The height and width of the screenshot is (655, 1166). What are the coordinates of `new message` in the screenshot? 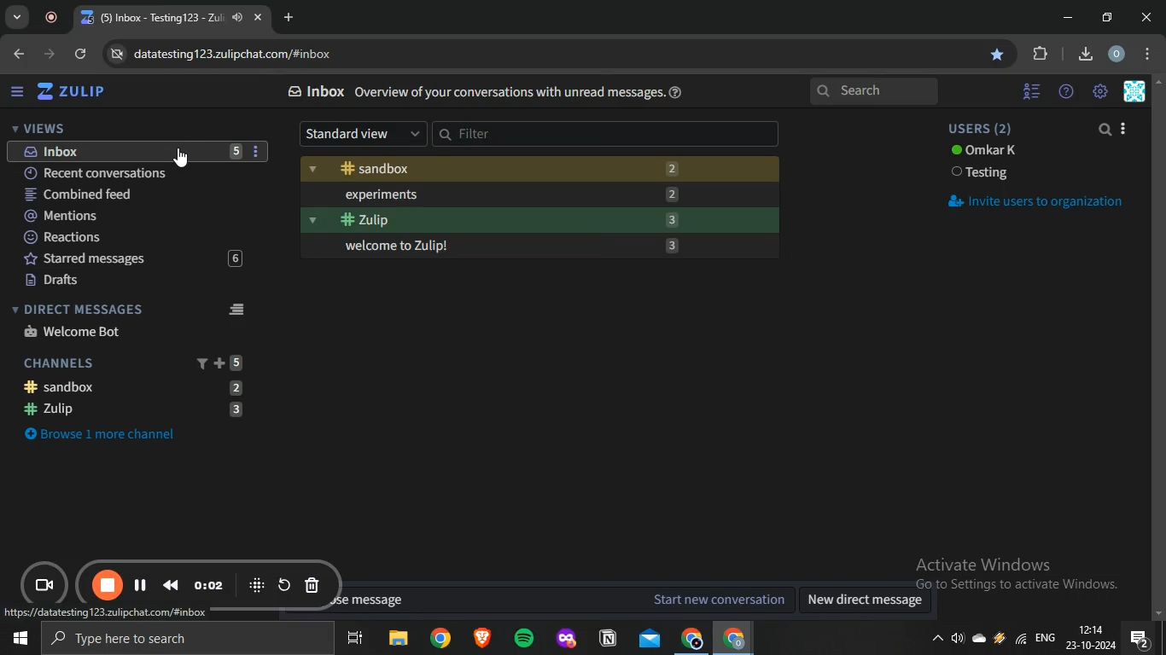 It's located at (561, 600).